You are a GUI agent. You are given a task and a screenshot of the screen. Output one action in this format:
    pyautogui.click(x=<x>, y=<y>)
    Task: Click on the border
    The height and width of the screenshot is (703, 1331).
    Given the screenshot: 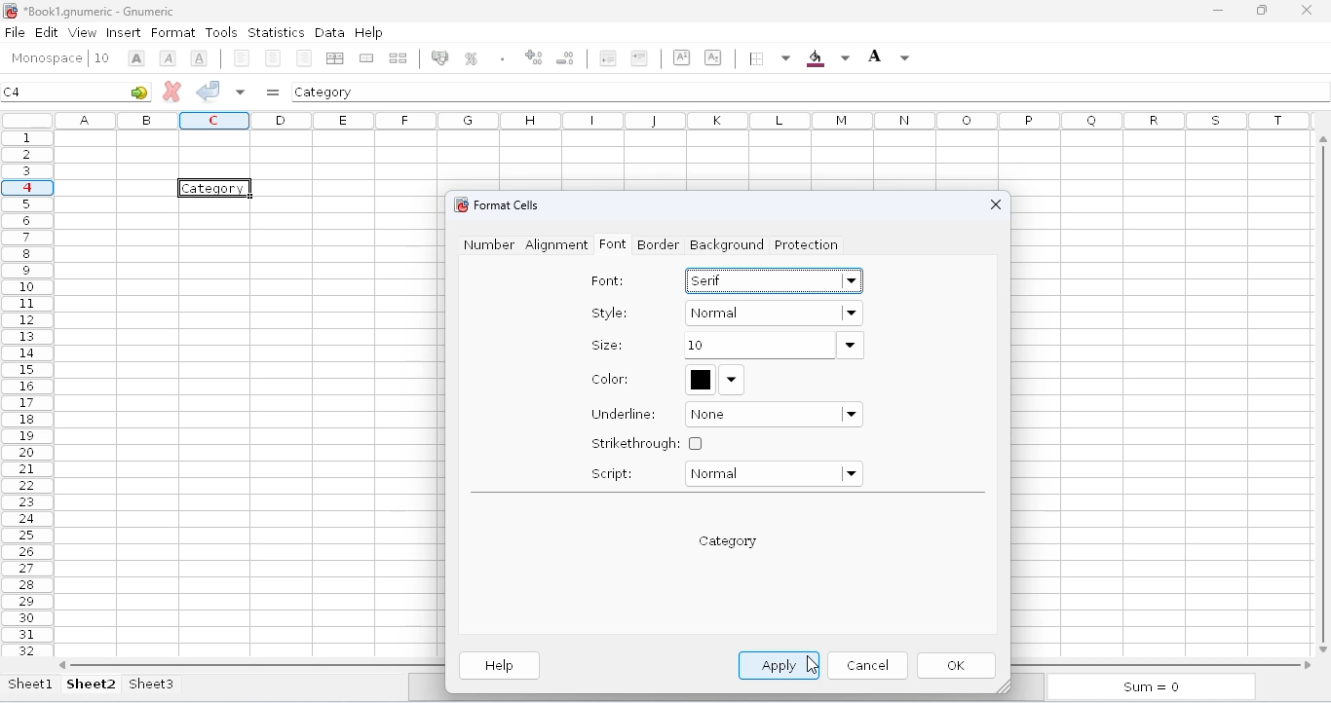 What is the action you would take?
    pyautogui.click(x=658, y=244)
    